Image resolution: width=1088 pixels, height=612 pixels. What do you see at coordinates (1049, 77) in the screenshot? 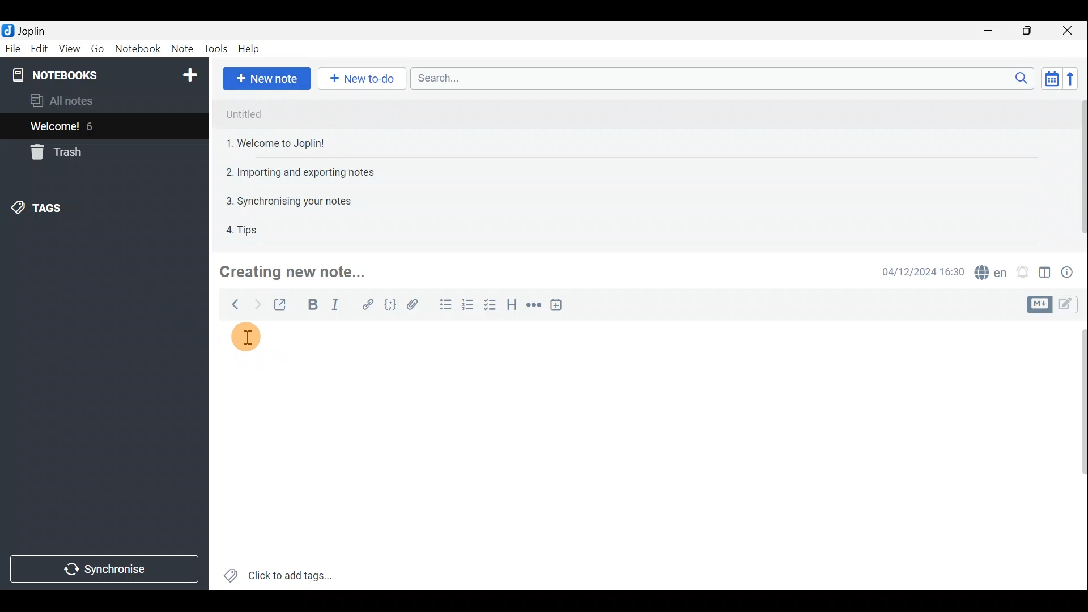
I see `Toggle sort order` at bounding box center [1049, 77].